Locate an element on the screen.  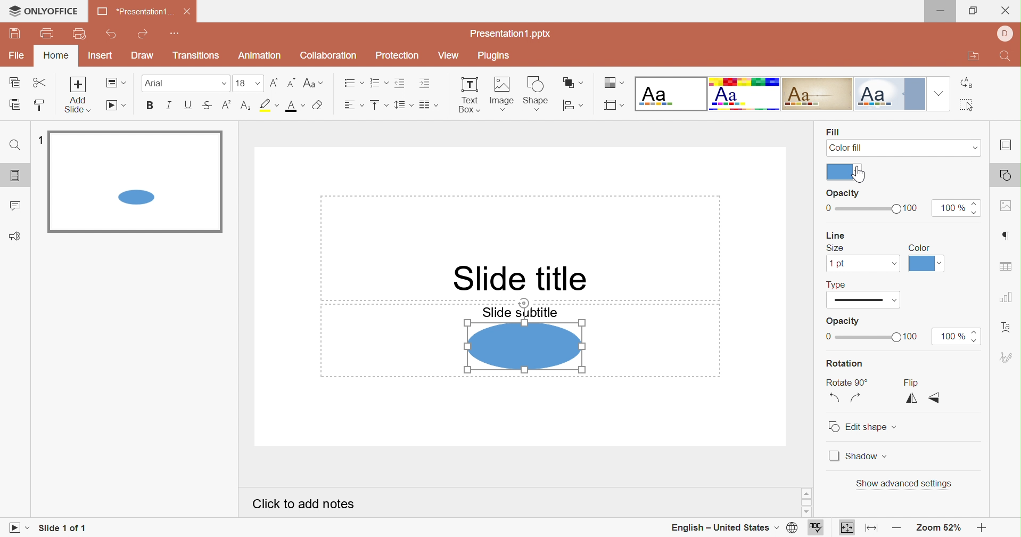
Superscript is located at coordinates (228, 105).